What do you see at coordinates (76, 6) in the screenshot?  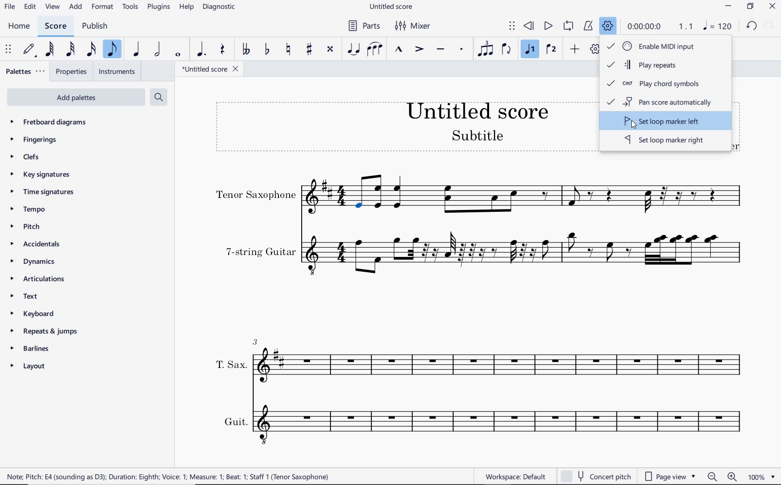 I see `ADD` at bounding box center [76, 6].